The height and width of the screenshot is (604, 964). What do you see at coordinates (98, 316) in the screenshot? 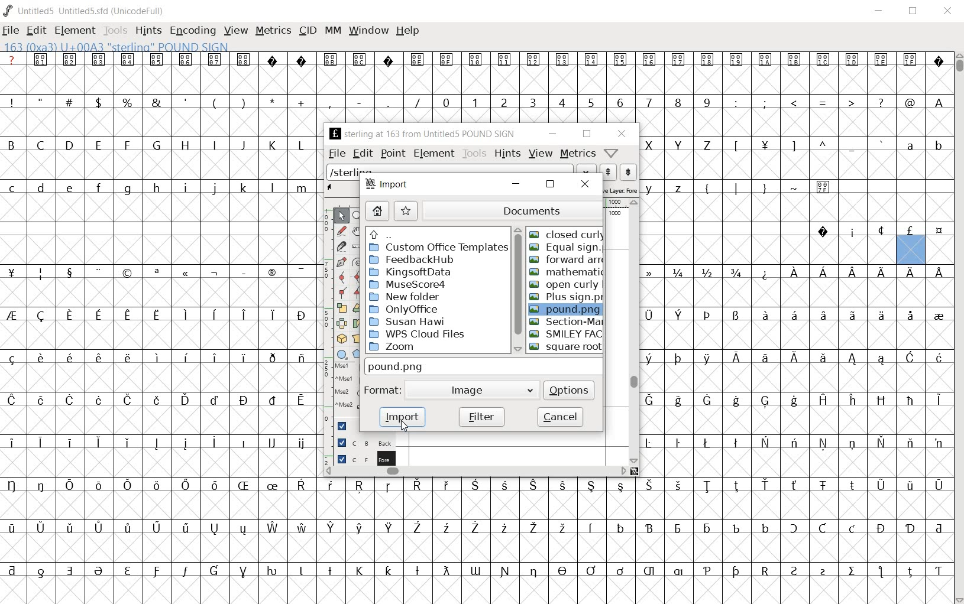
I see `Symbol` at bounding box center [98, 316].